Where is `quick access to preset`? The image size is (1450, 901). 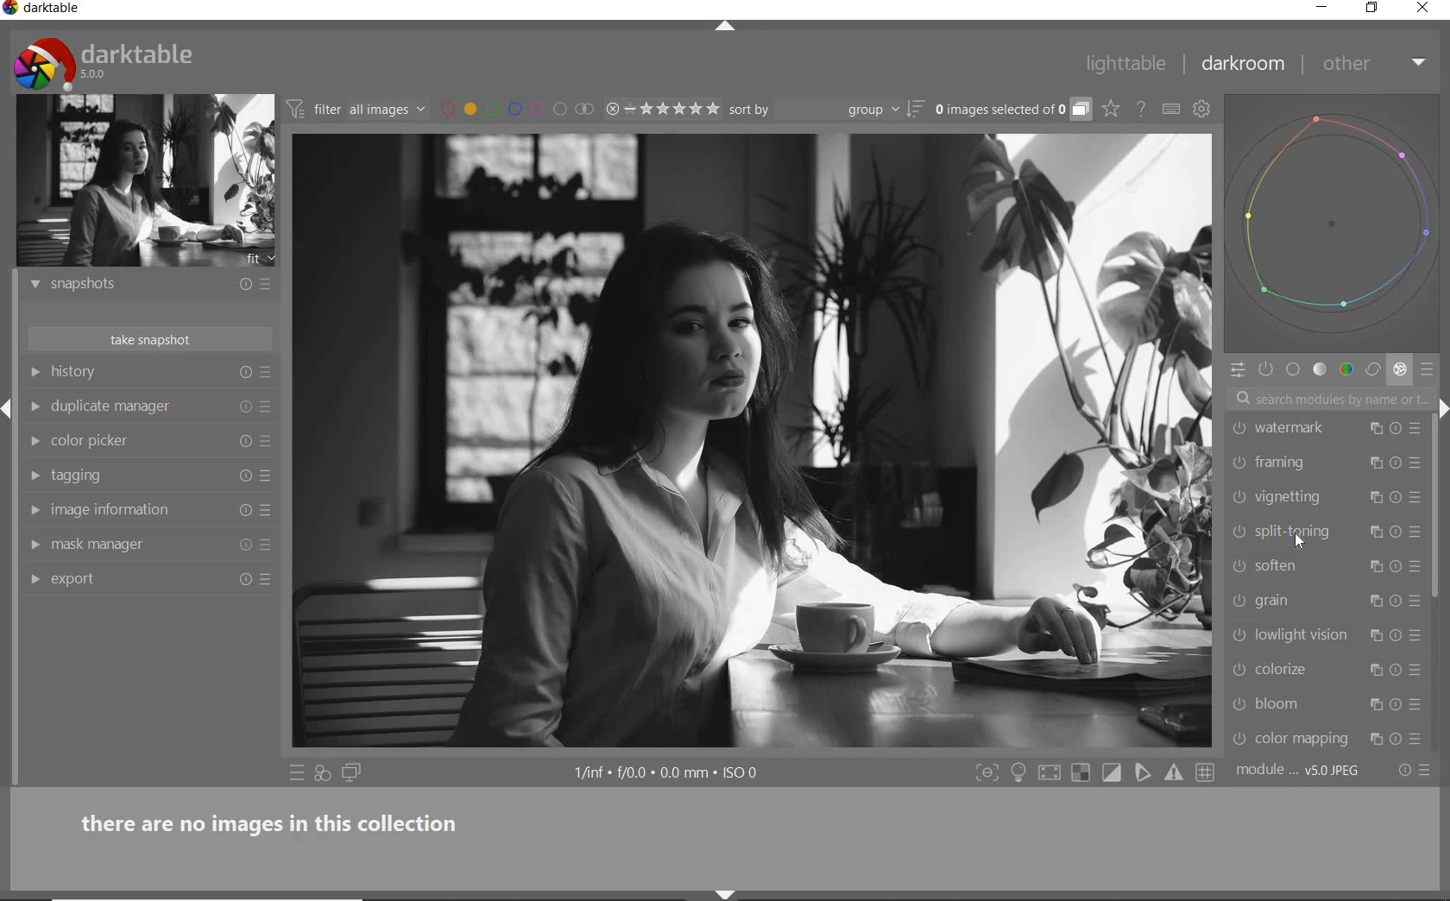 quick access to preset is located at coordinates (297, 772).